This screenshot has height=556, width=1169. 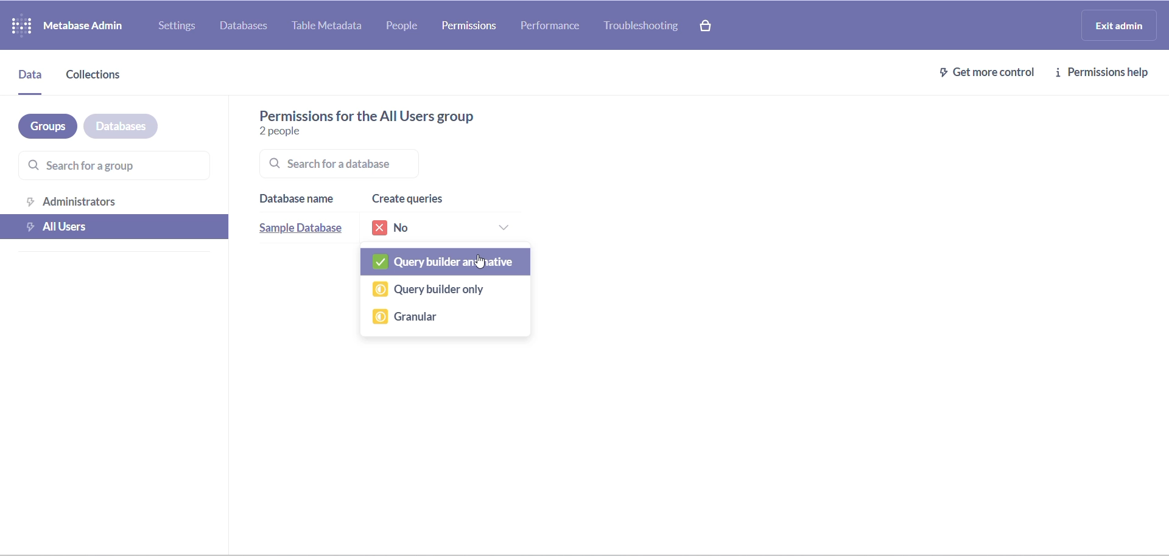 What do you see at coordinates (714, 26) in the screenshot?
I see `paid version` at bounding box center [714, 26].